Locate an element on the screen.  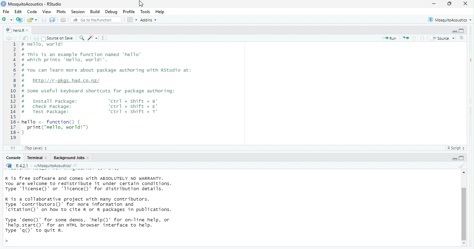
show document outline is located at coordinates (461, 38).